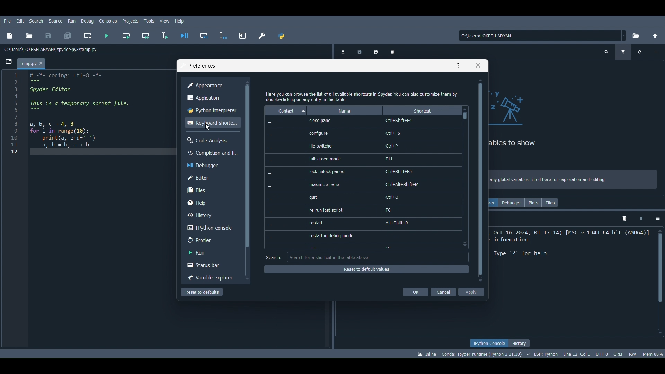 The height and width of the screenshot is (374, 665). I want to click on History, so click(209, 215).